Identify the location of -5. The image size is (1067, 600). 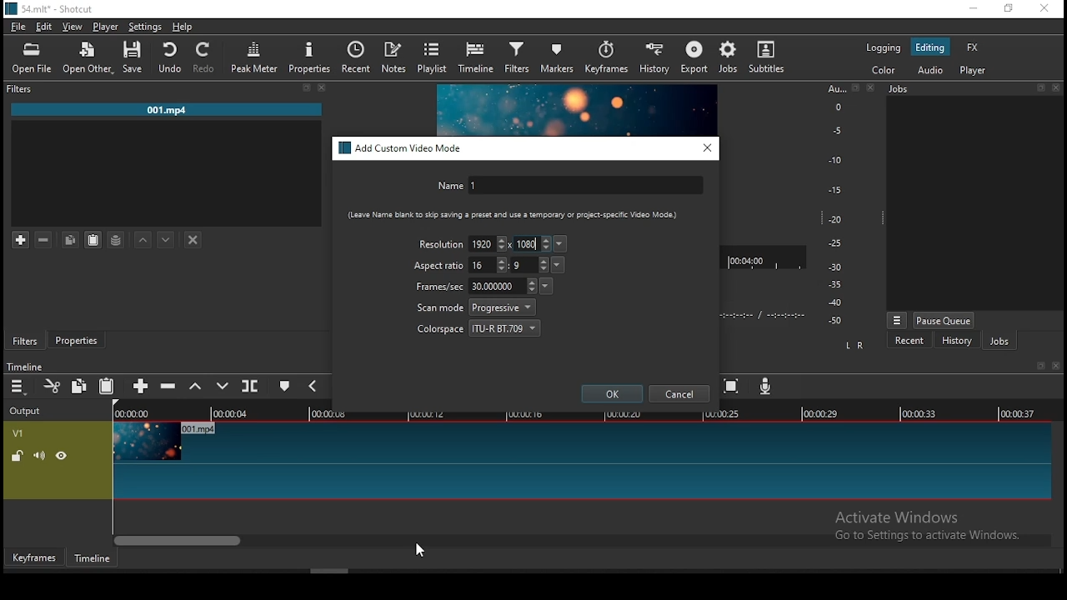
(835, 129).